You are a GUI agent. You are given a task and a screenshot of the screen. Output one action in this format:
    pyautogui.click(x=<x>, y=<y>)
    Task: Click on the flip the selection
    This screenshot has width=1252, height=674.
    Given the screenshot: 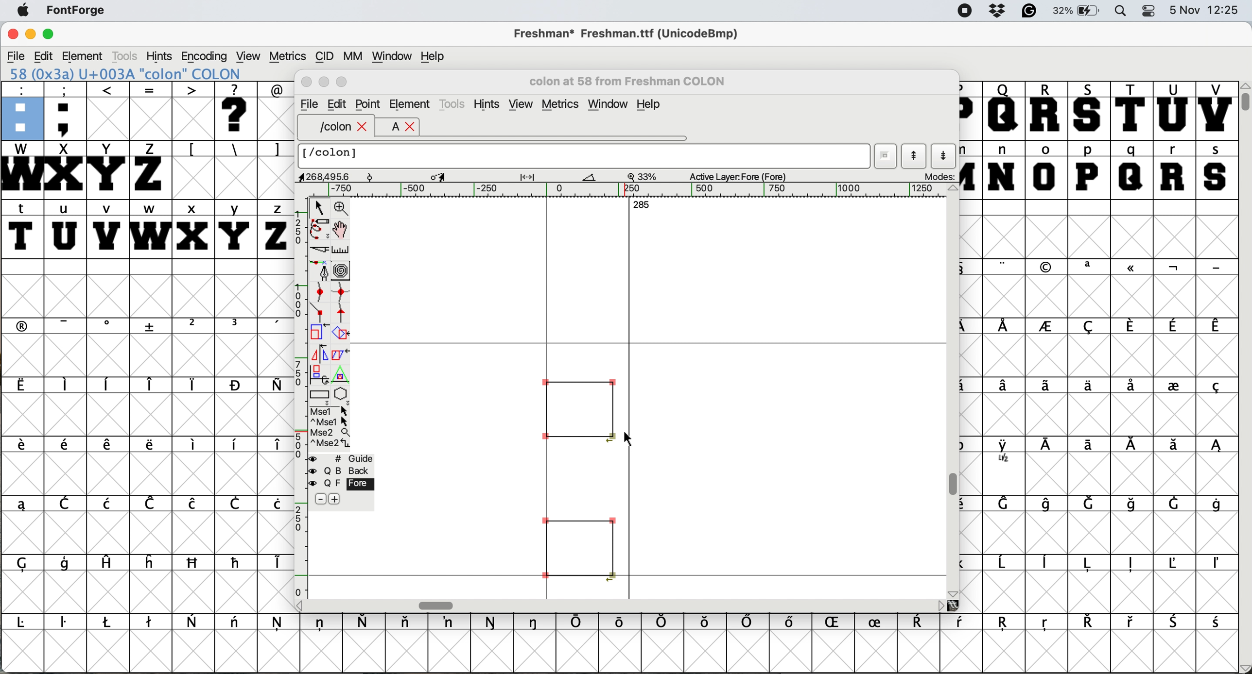 What is the action you would take?
    pyautogui.click(x=318, y=350)
    